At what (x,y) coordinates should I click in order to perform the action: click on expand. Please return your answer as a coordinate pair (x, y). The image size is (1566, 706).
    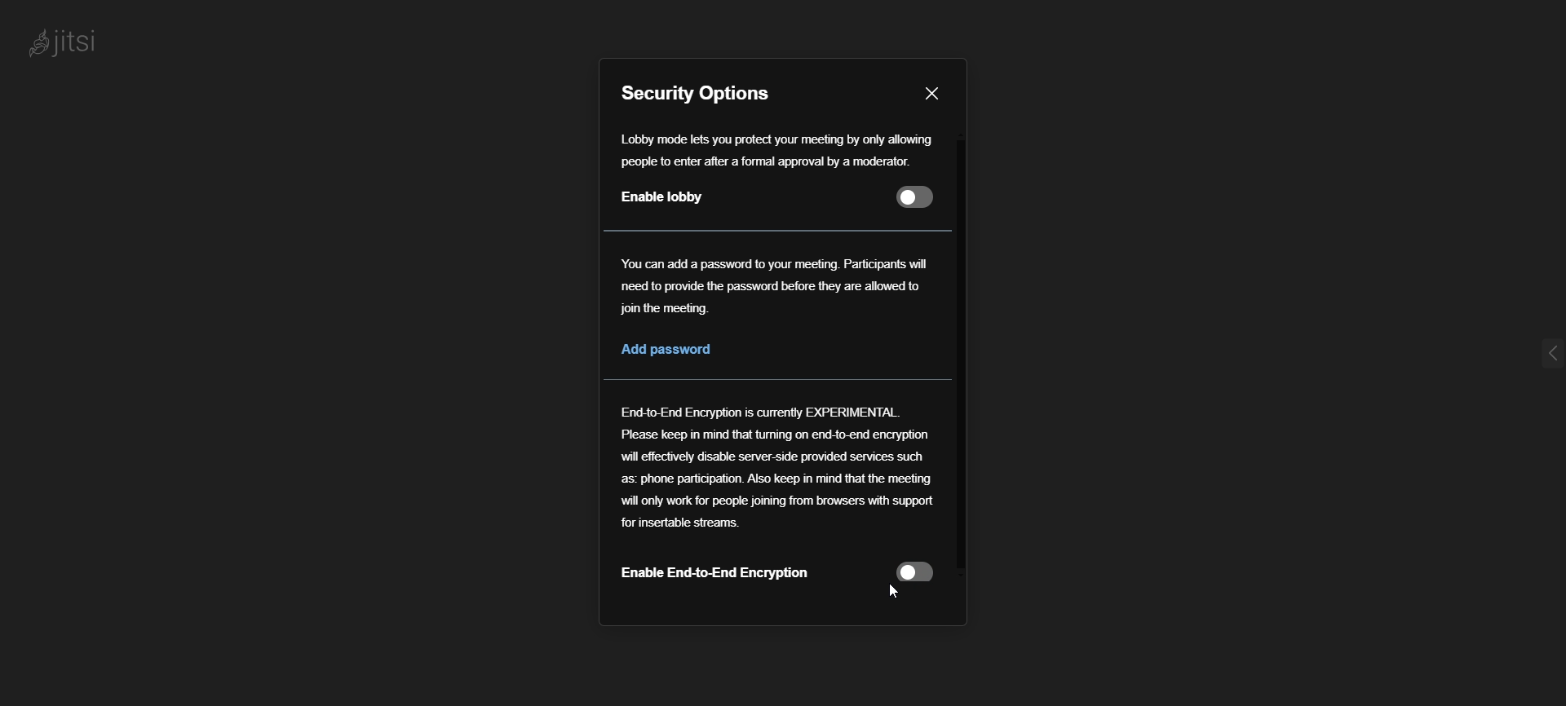
    Looking at the image, I should click on (1531, 359).